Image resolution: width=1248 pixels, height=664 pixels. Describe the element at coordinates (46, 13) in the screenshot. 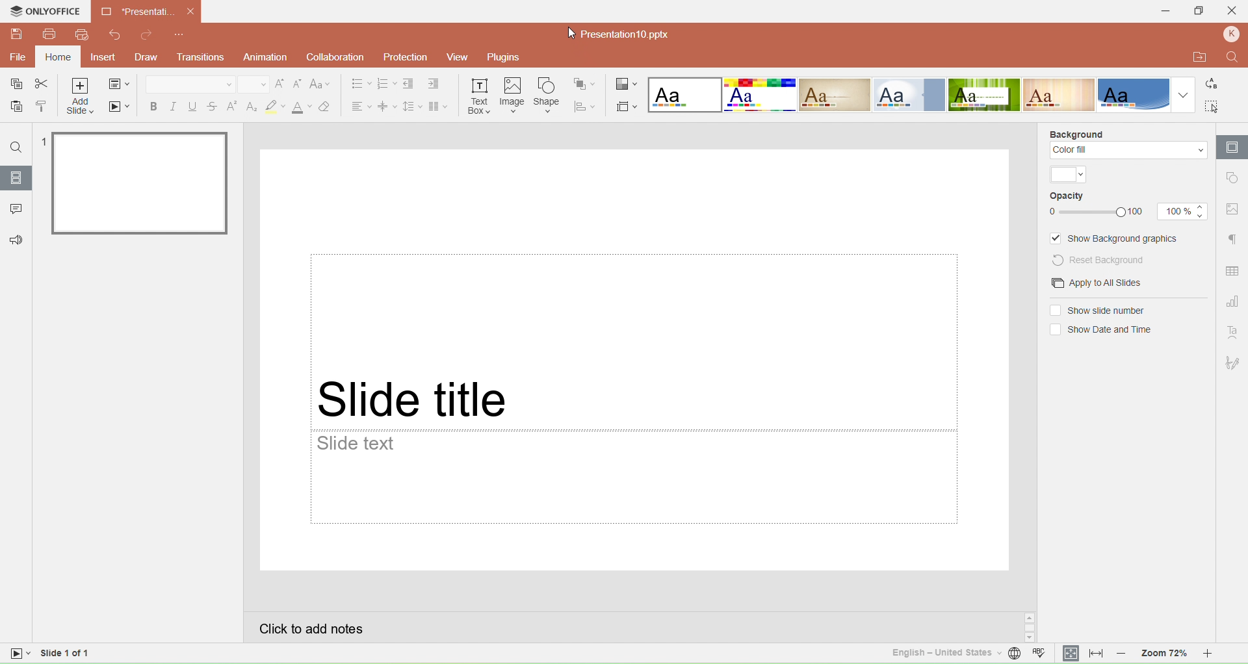

I see `Only office` at that location.